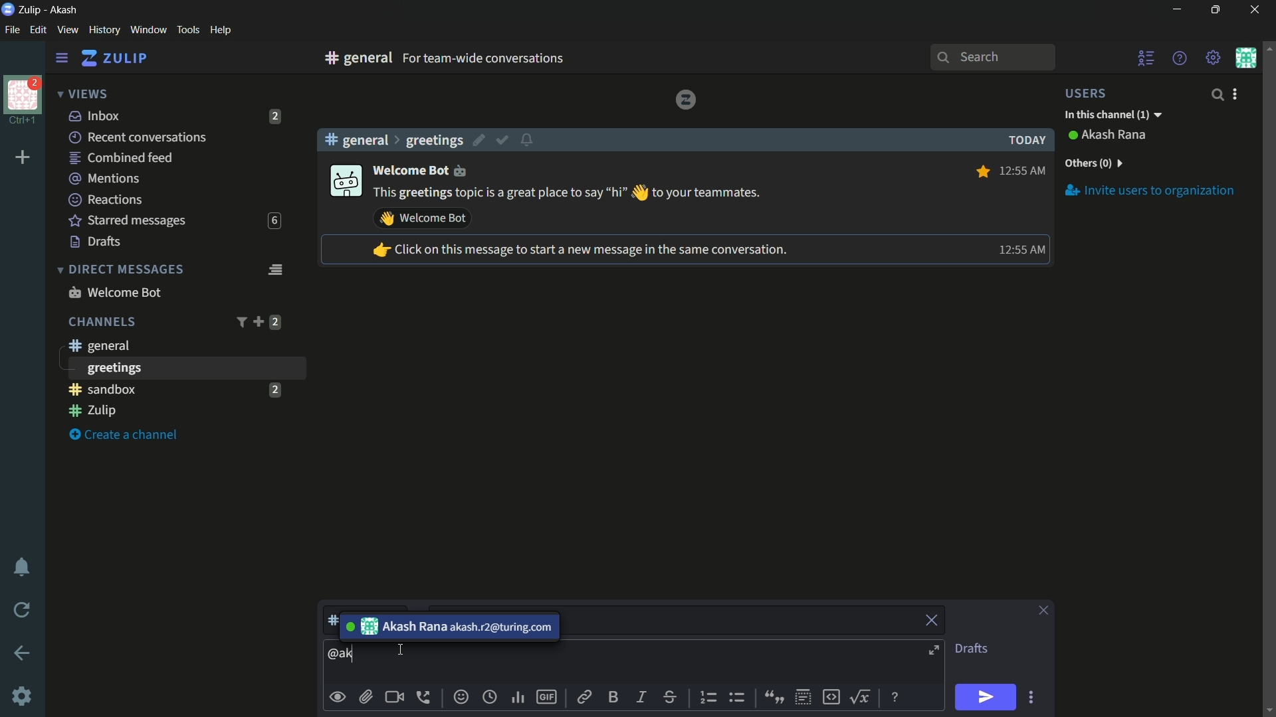 The image size is (1276, 717). Describe the element at coordinates (23, 158) in the screenshot. I see `add organization` at that location.